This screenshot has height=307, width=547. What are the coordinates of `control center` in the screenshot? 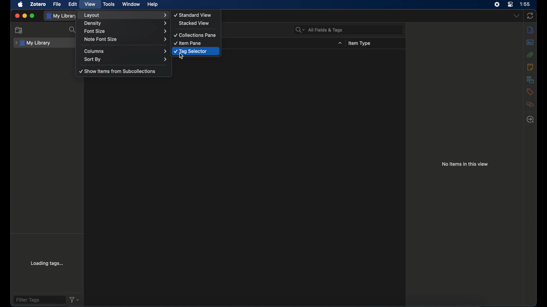 It's located at (511, 5).